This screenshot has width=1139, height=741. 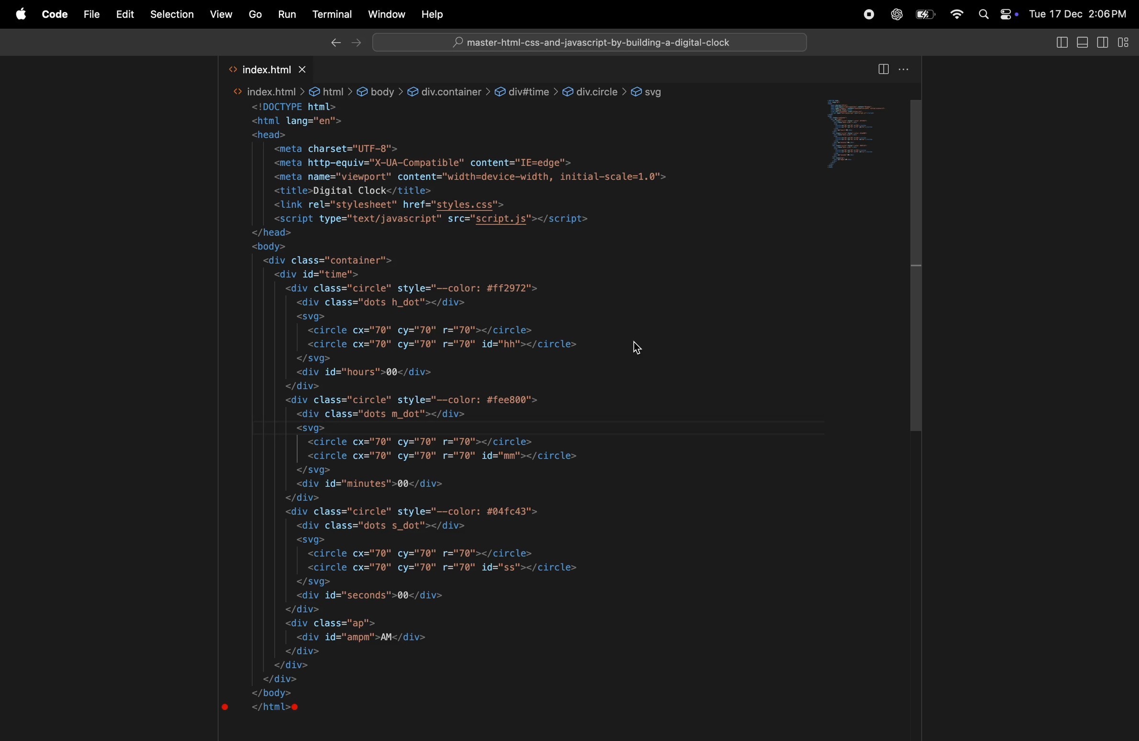 I want to click on Spotlight, so click(x=982, y=14).